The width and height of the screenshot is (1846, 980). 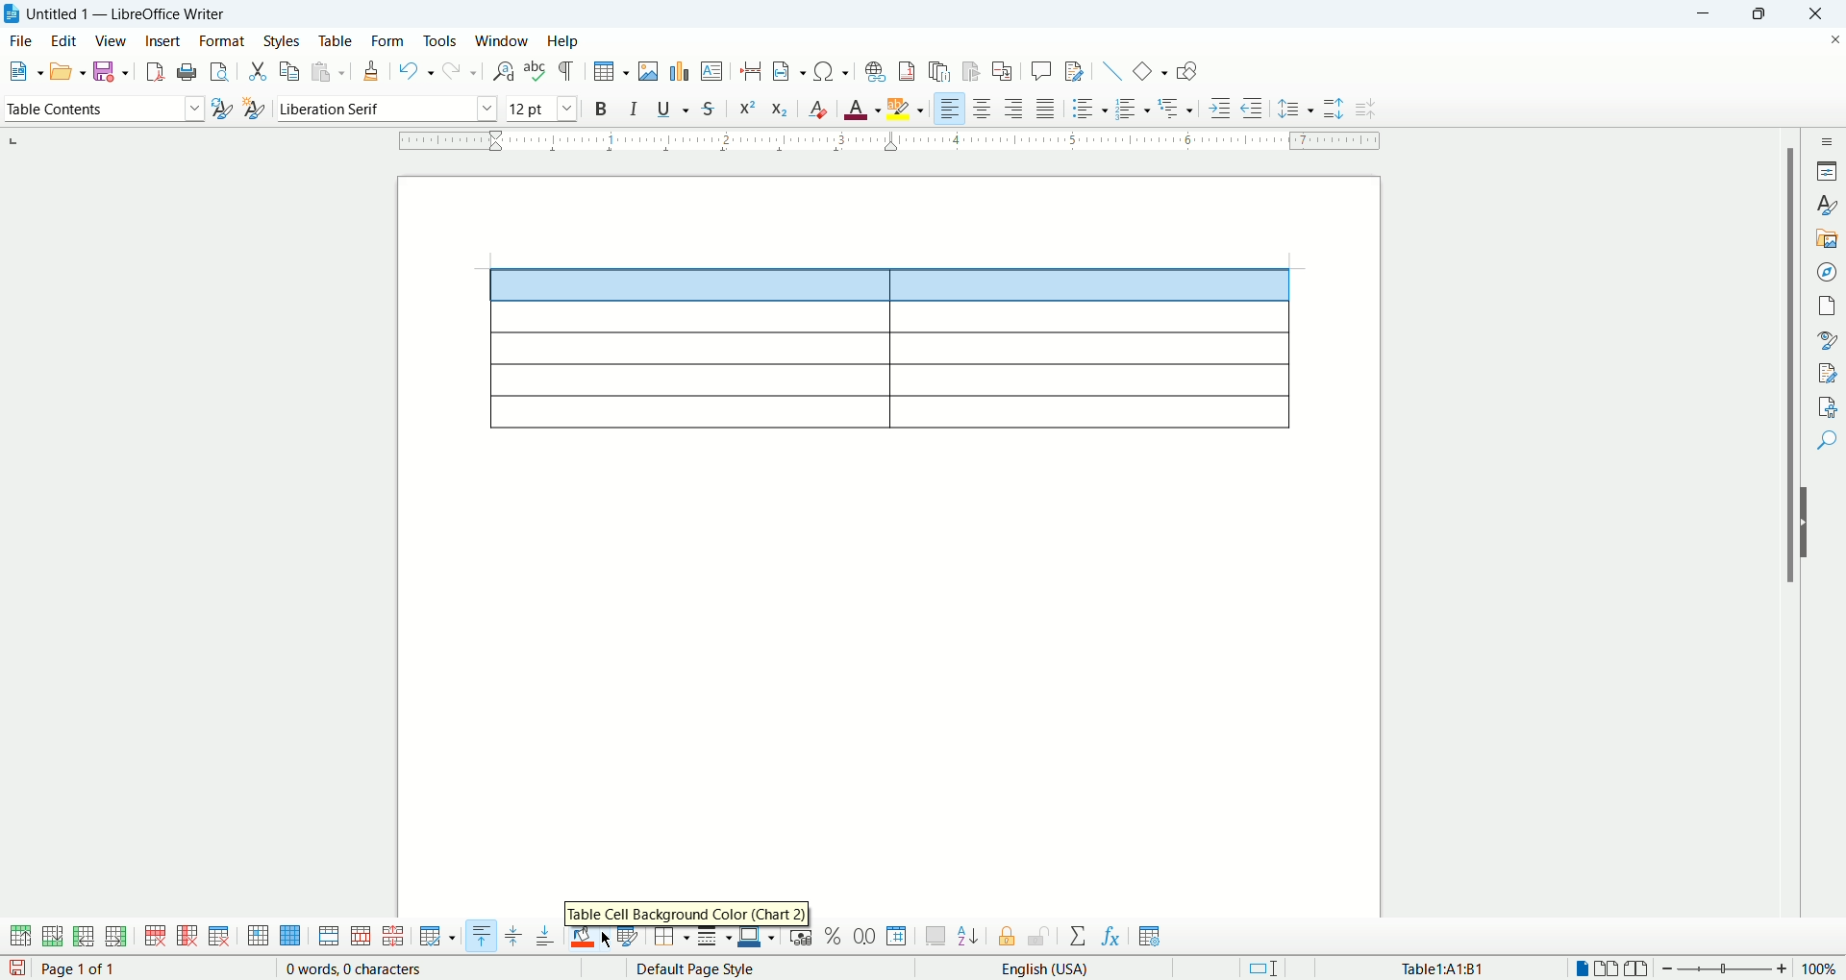 I want to click on align center, so click(x=982, y=108).